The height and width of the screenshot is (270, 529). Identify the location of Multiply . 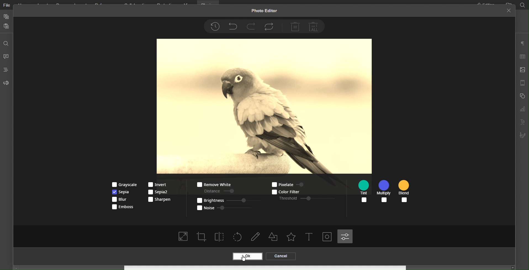
(385, 192).